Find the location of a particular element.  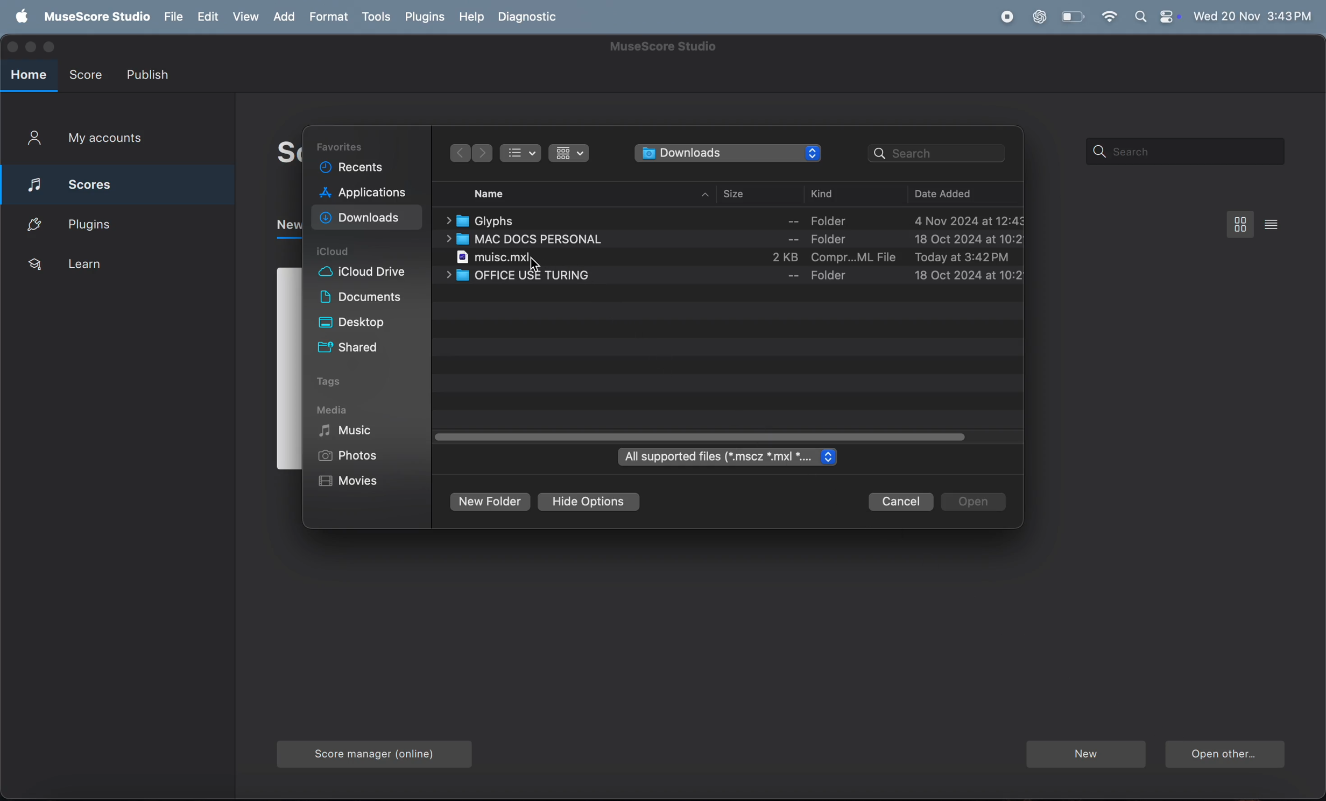

office use turing is located at coordinates (725, 277).